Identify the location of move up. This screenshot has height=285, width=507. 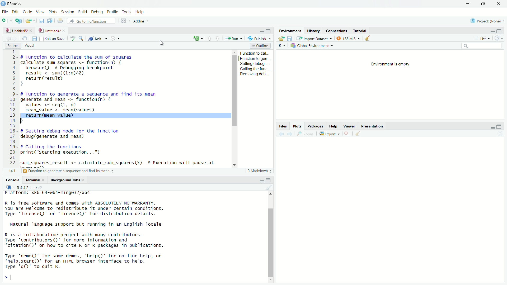
(234, 52).